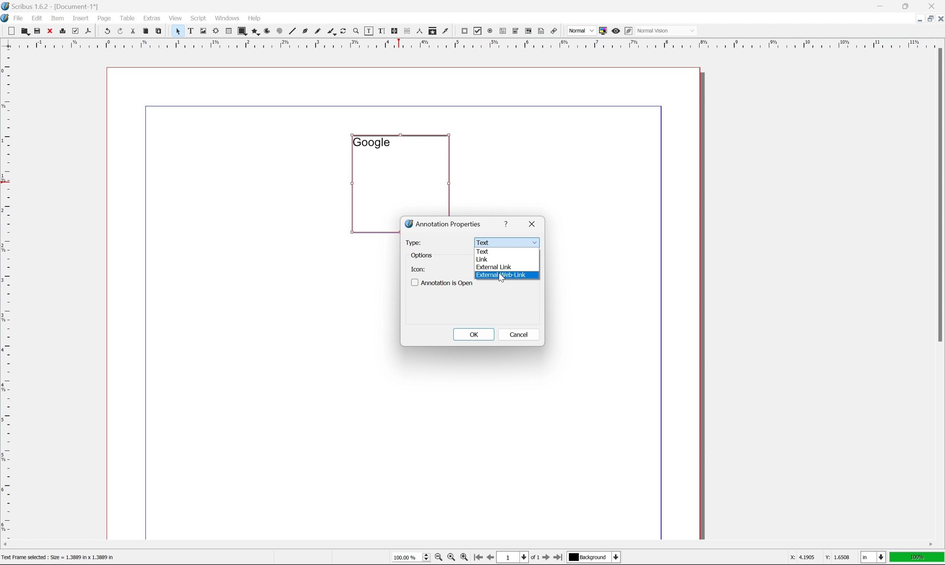  Describe the element at coordinates (59, 559) in the screenshot. I see `text frame selected; size = 1.3889 in x 1.3889 in` at that location.